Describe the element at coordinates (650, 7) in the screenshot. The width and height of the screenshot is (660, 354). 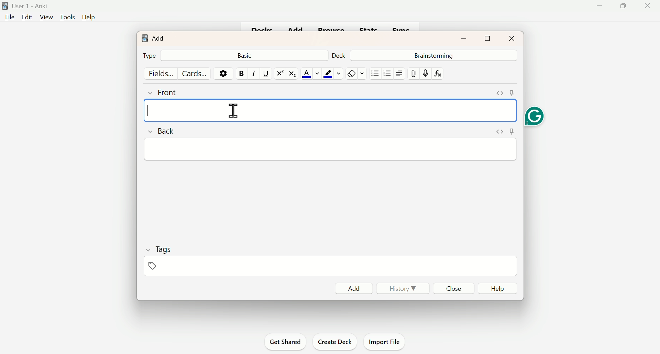
I see `` at that location.